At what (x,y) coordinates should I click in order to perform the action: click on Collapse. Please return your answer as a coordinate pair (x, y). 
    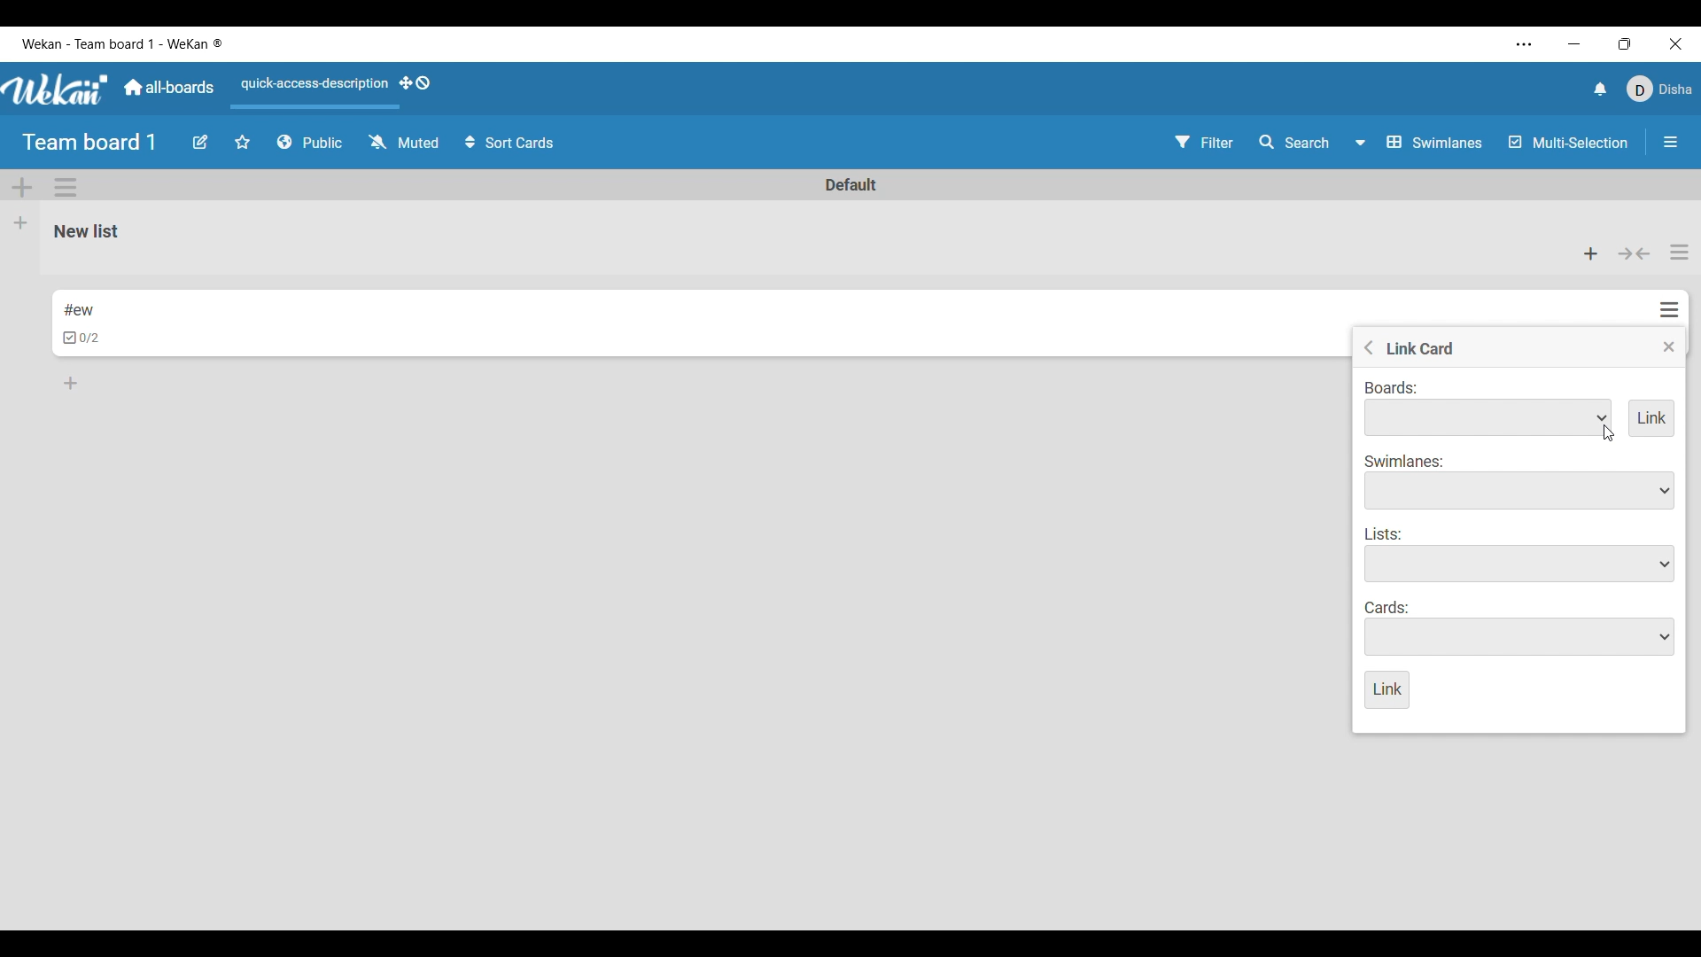
    Looking at the image, I should click on (1634, 254).